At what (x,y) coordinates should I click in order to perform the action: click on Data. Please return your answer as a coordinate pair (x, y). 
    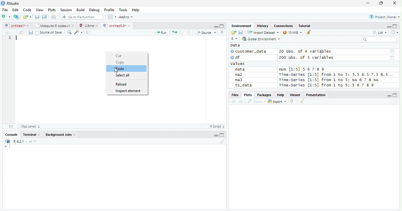
    Looking at the image, I should click on (235, 45).